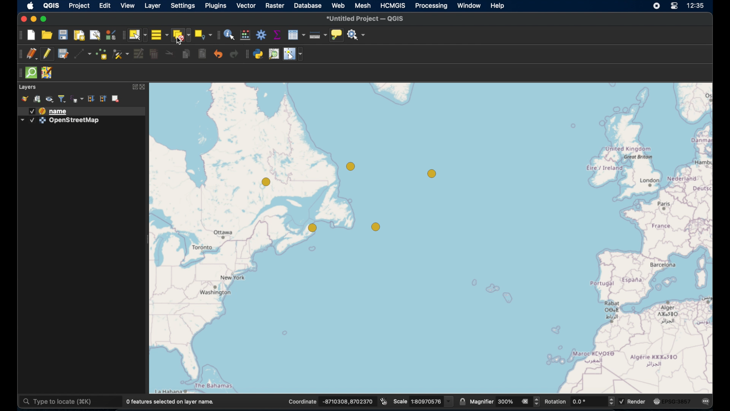 This screenshot has height=411, width=730. Describe the element at coordinates (32, 120) in the screenshot. I see `checked checkbox` at that location.